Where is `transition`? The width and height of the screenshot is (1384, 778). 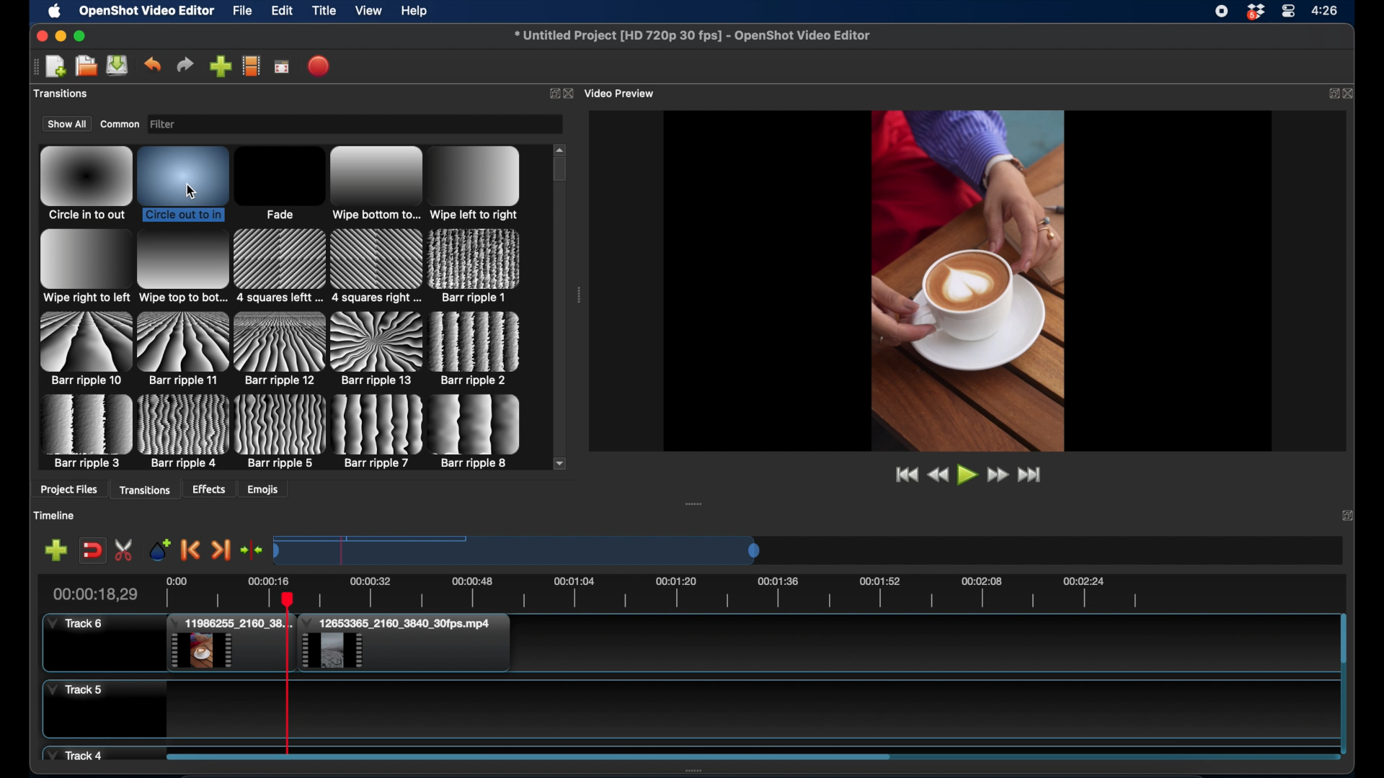
transition is located at coordinates (184, 182).